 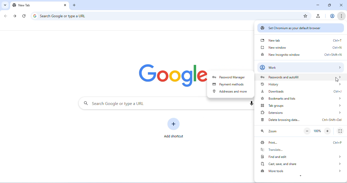 I want to click on add shortcut, so click(x=174, y=127).